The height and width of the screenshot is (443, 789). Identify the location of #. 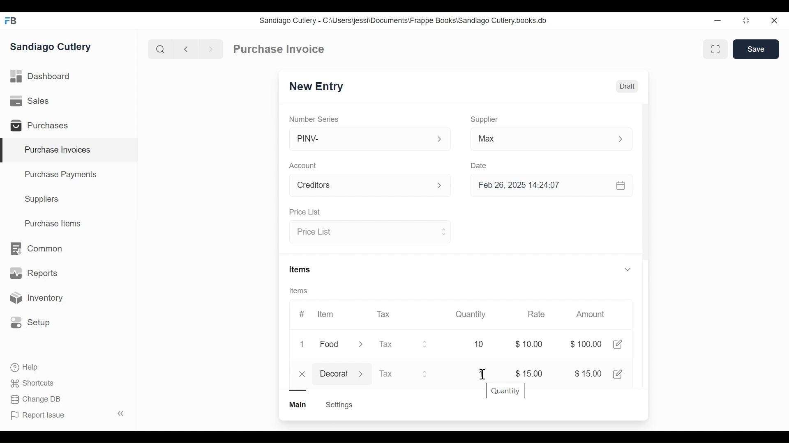
(302, 314).